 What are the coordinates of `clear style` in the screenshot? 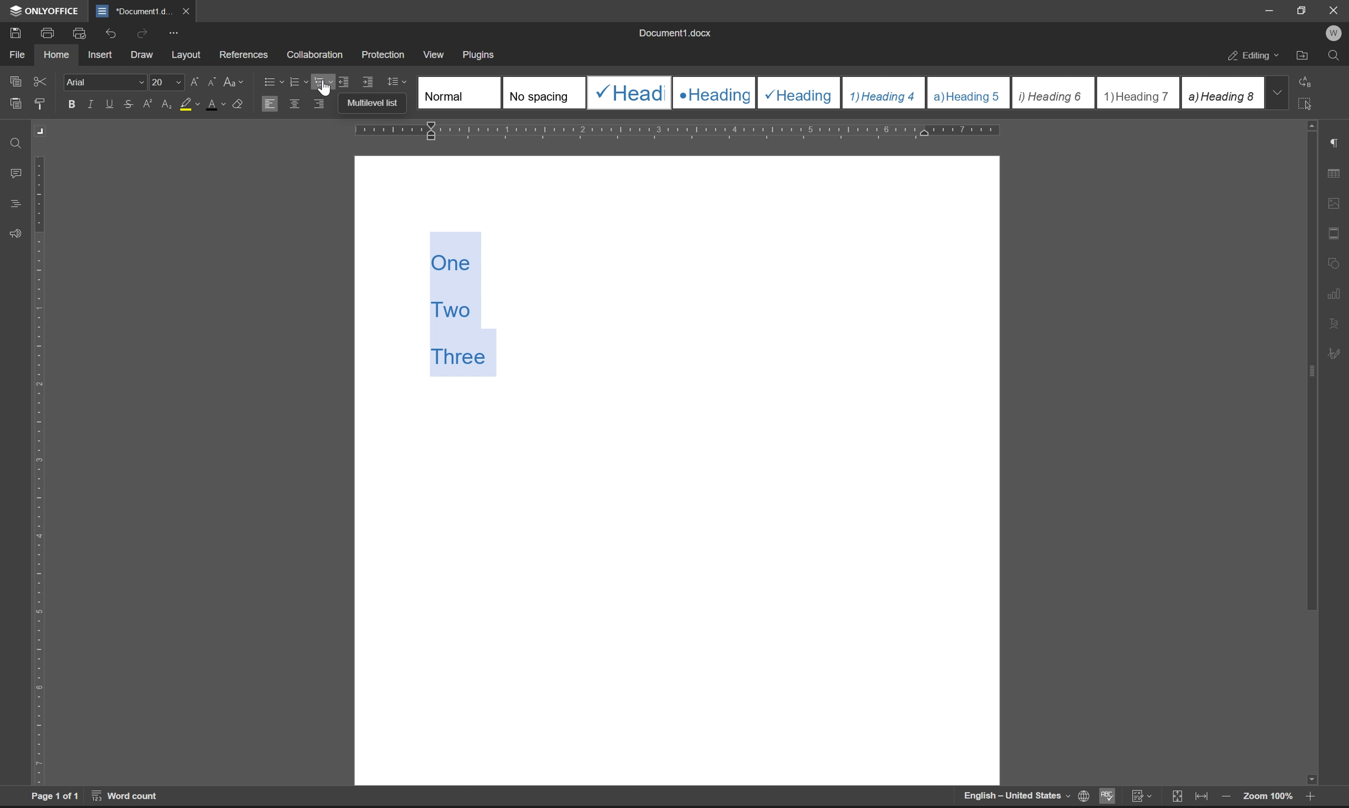 It's located at (239, 102).